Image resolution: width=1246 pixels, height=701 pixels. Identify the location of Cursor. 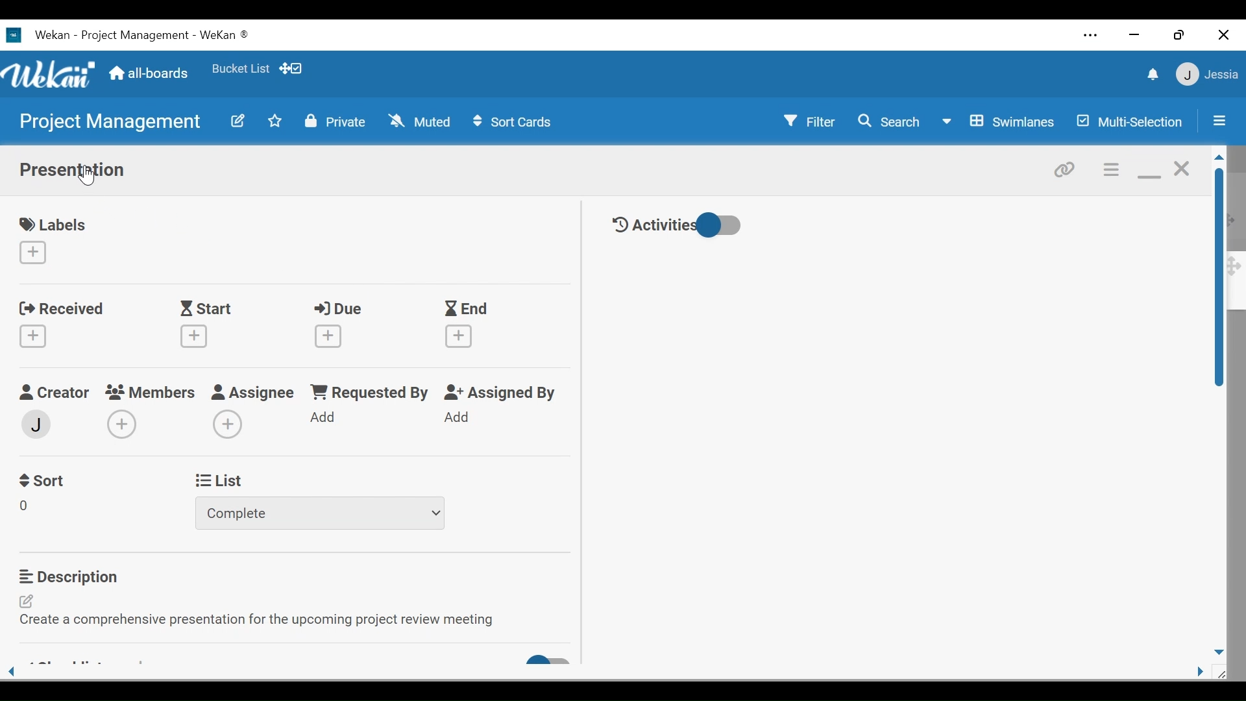
(88, 177).